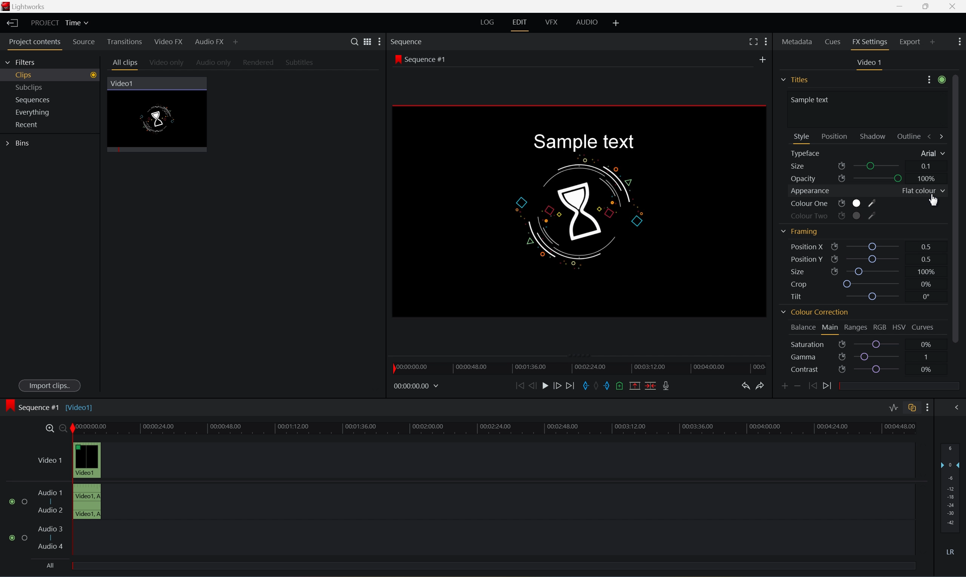 This screenshot has width=966, height=577. Describe the element at coordinates (214, 63) in the screenshot. I see `audio only` at that location.